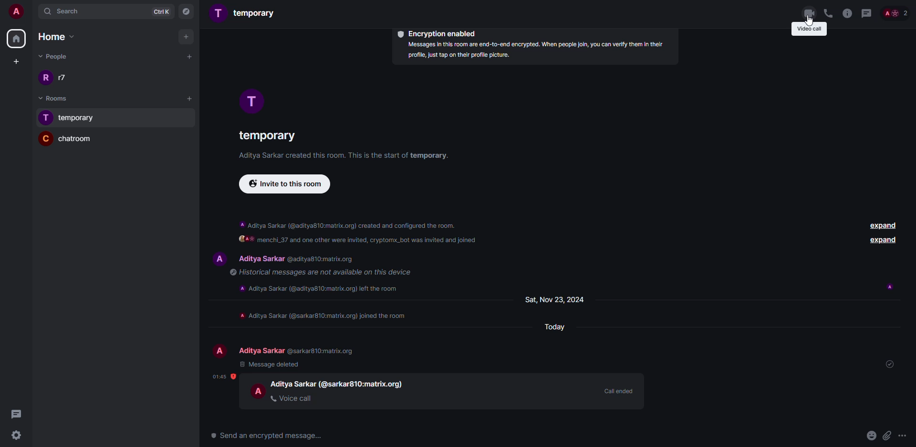 Image resolution: width=916 pixels, height=447 pixels. I want to click on encryption enabled, so click(435, 33).